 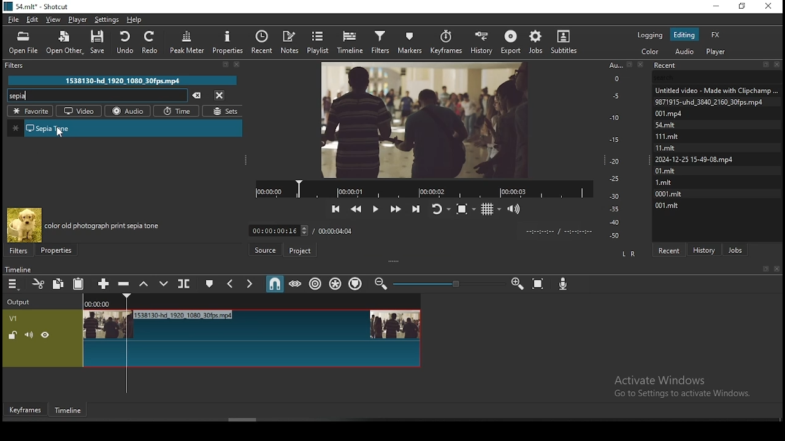 What do you see at coordinates (246, 420) in the screenshot?
I see `scroll bar` at bounding box center [246, 420].